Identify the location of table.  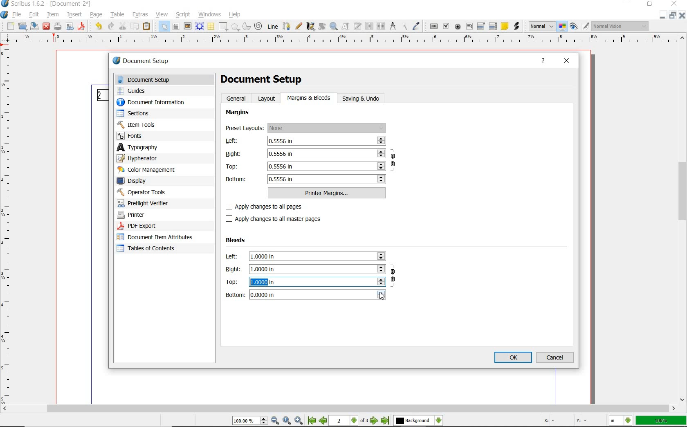
(118, 15).